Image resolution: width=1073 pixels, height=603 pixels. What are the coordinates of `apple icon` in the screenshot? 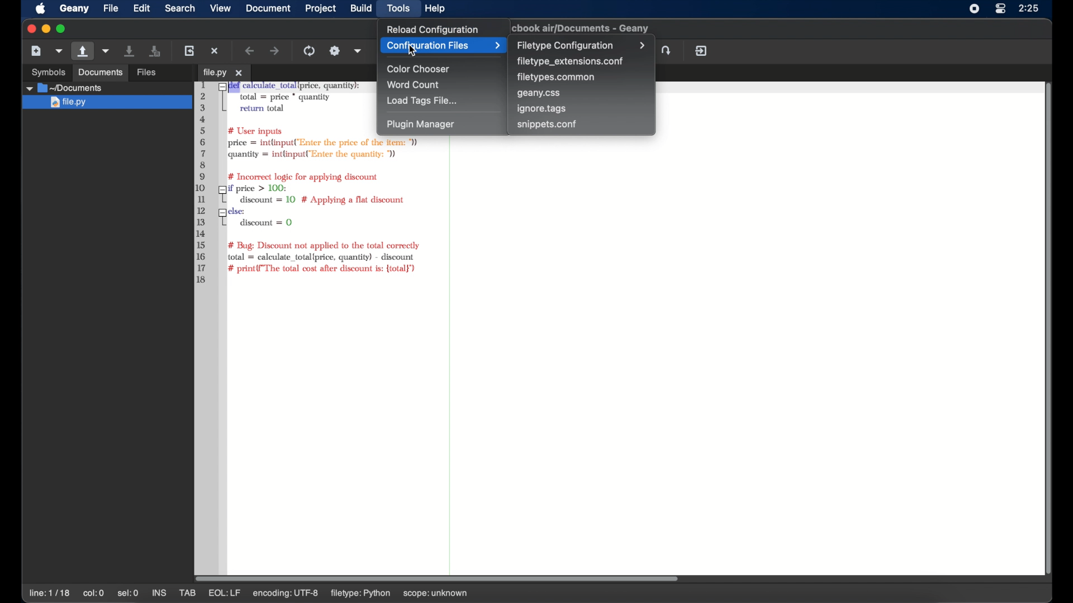 It's located at (41, 9).